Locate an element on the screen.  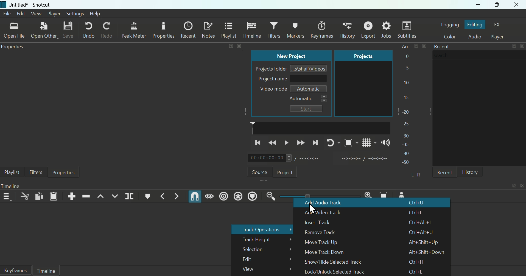
Color is located at coordinates (448, 37).